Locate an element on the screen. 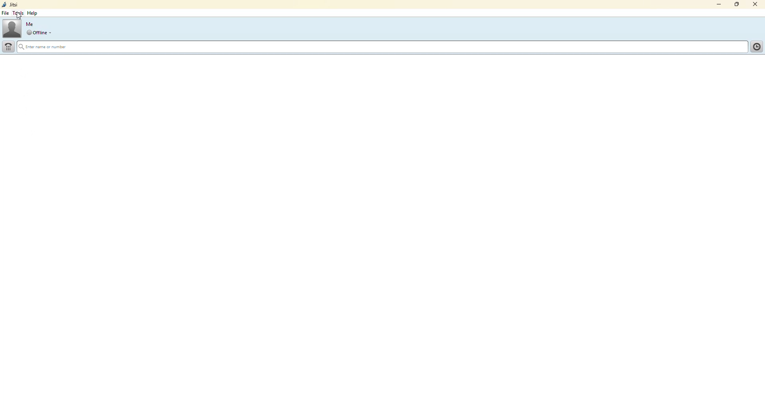 The image size is (765, 411). call history is located at coordinates (756, 47).